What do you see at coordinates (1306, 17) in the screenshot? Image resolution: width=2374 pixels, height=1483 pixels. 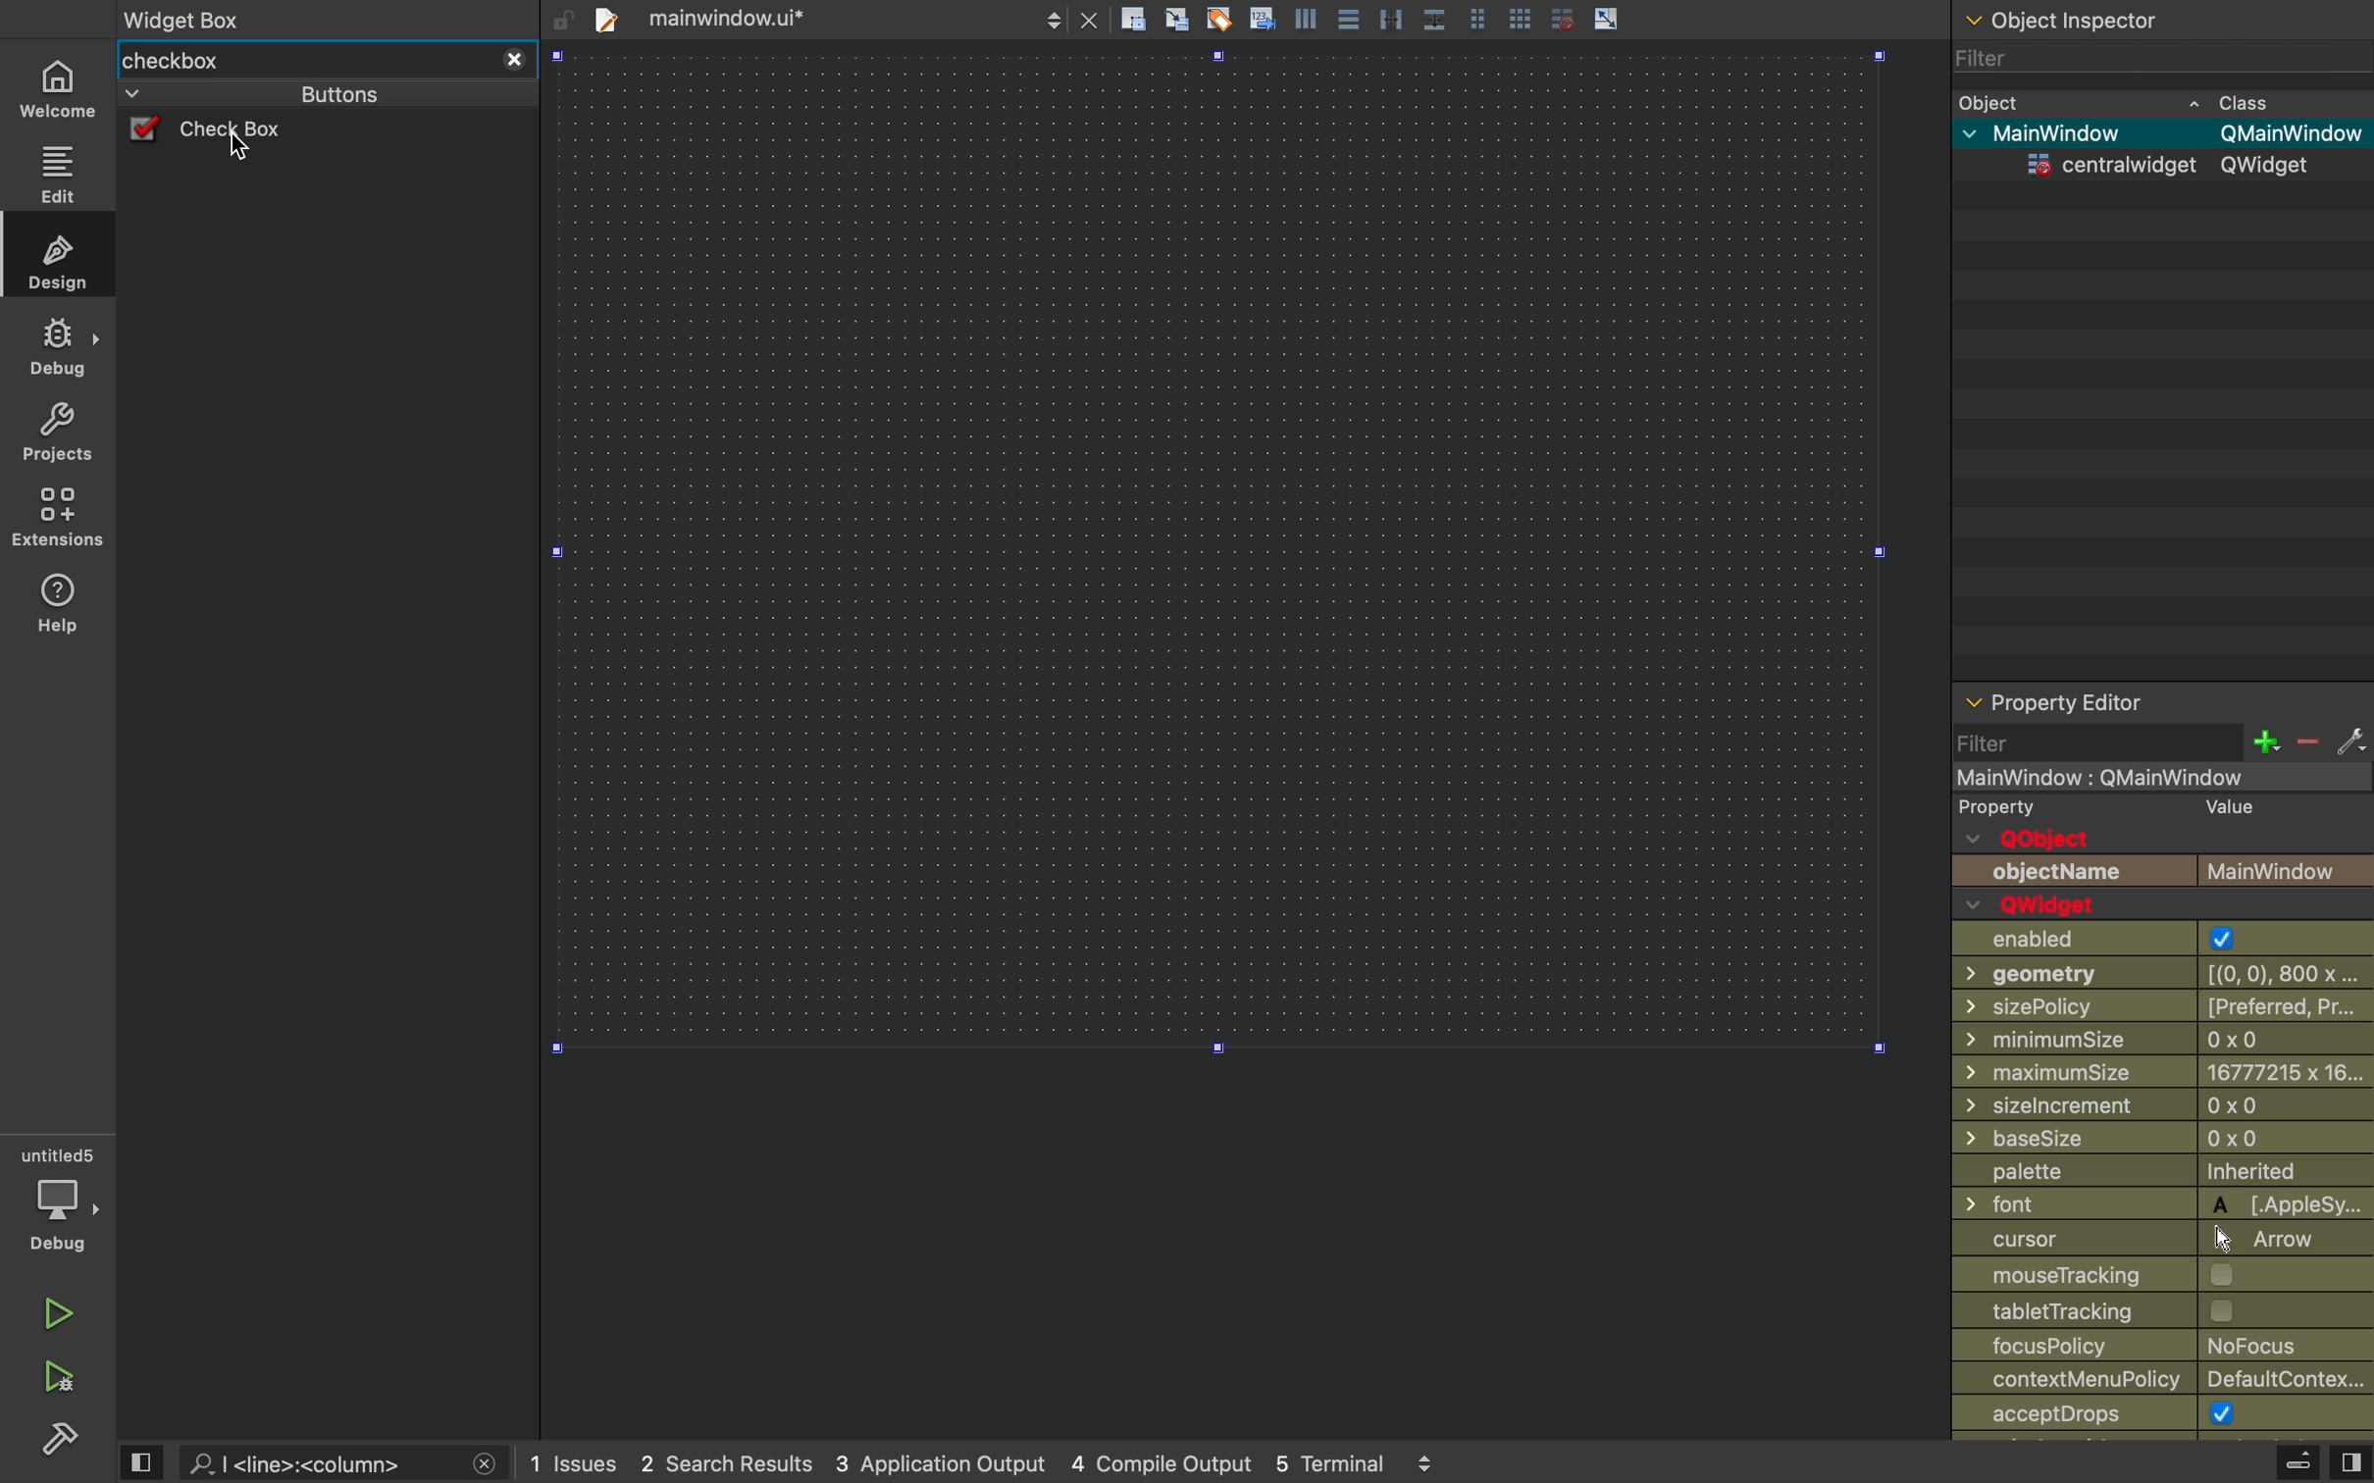 I see `align left` at bounding box center [1306, 17].